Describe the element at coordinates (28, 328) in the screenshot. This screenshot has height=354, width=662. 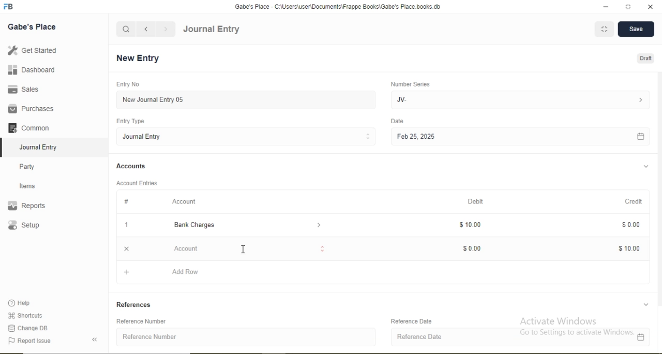
I see `Change DB` at that location.